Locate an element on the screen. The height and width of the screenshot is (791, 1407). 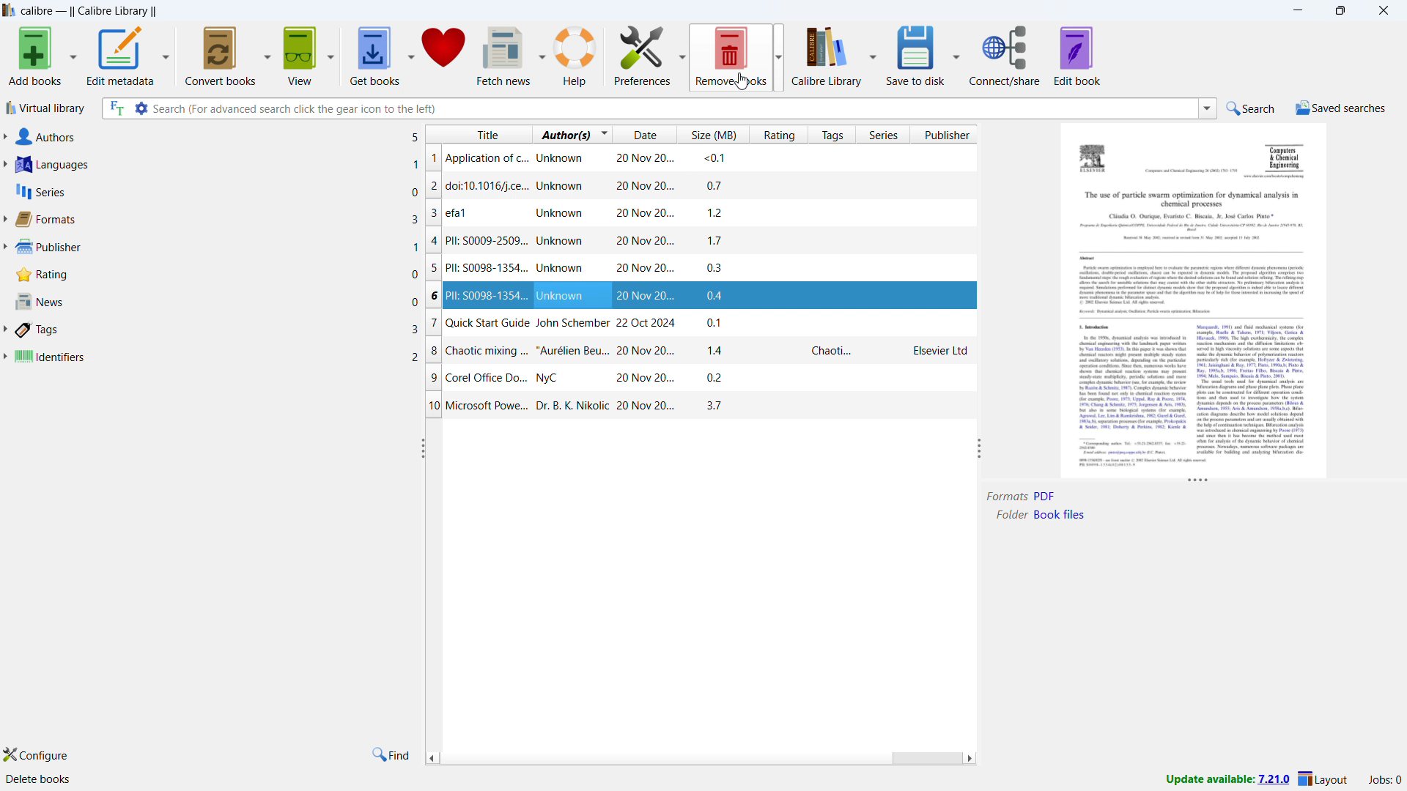
rating is located at coordinates (217, 275).